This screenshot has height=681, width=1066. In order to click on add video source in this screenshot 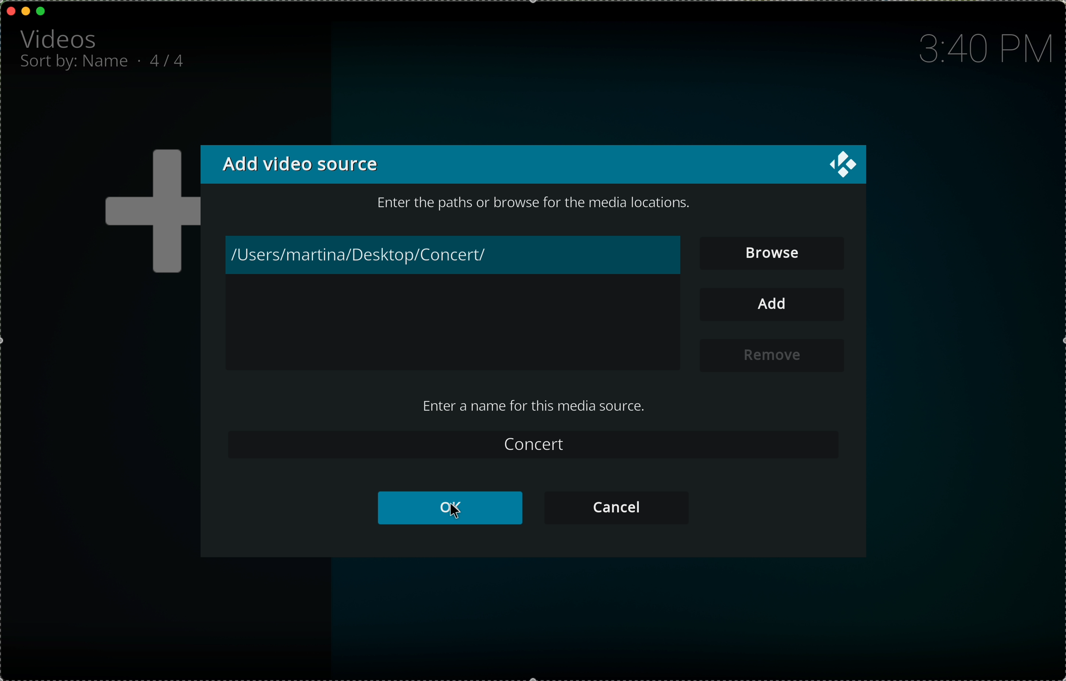, I will do `click(298, 163)`.